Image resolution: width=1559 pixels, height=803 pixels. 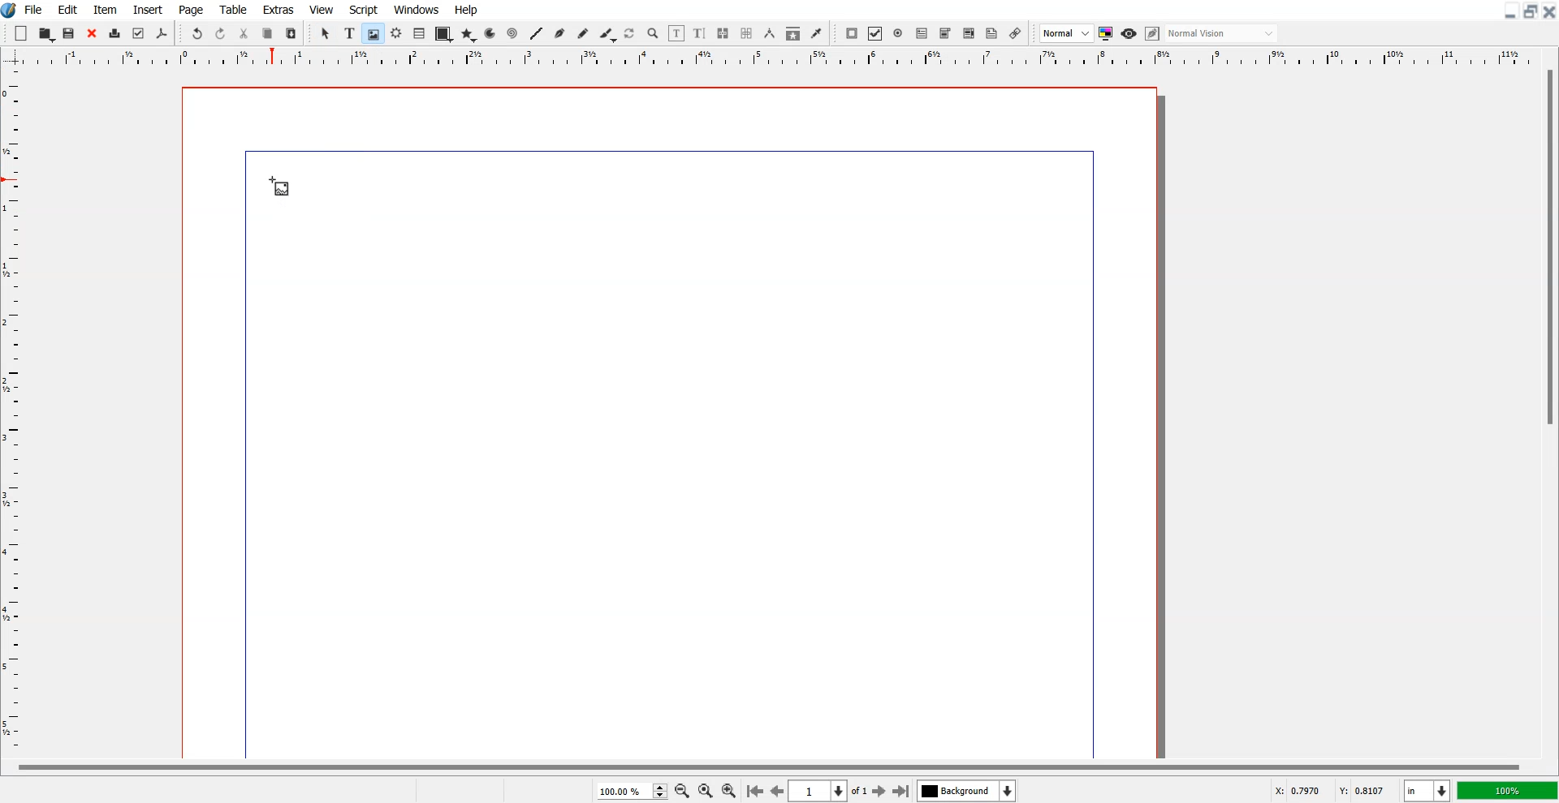 What do you see at coordinates (723, 33) in the screenshot?
I see `Link Text frame` at bounding box center [723, 33].